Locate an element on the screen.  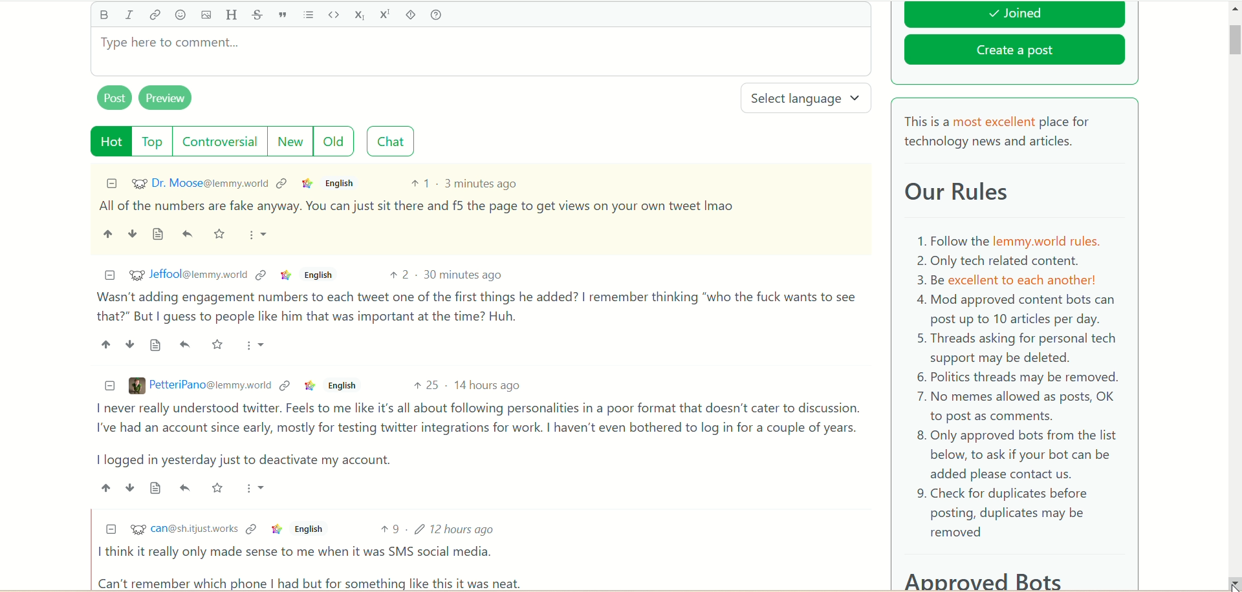
link is located at coordinates (155, 17).